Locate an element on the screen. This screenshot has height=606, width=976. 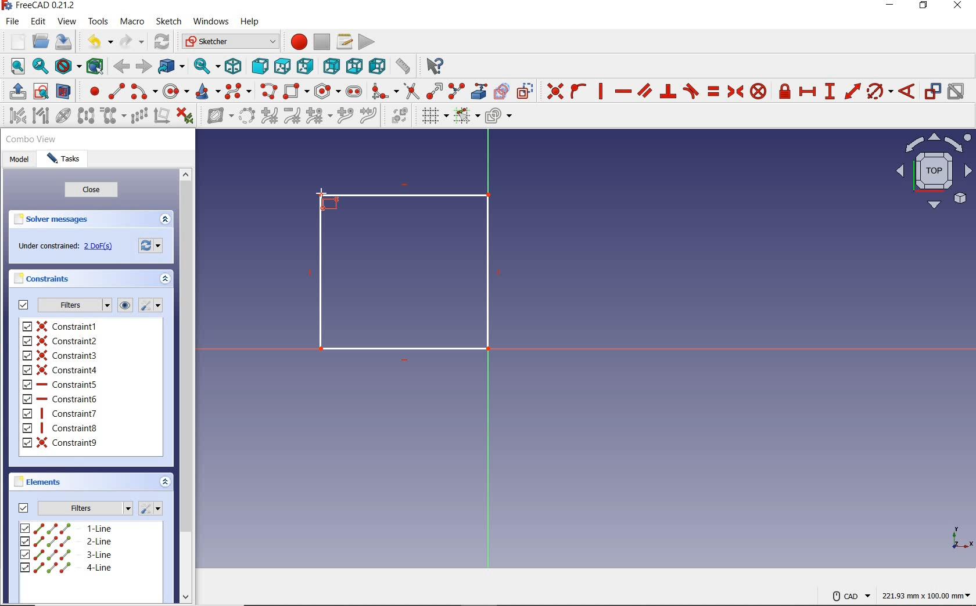
tasks is located at coordinates (65, 161).